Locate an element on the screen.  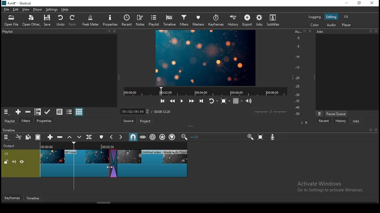
color is located at coordinates (314, 25).